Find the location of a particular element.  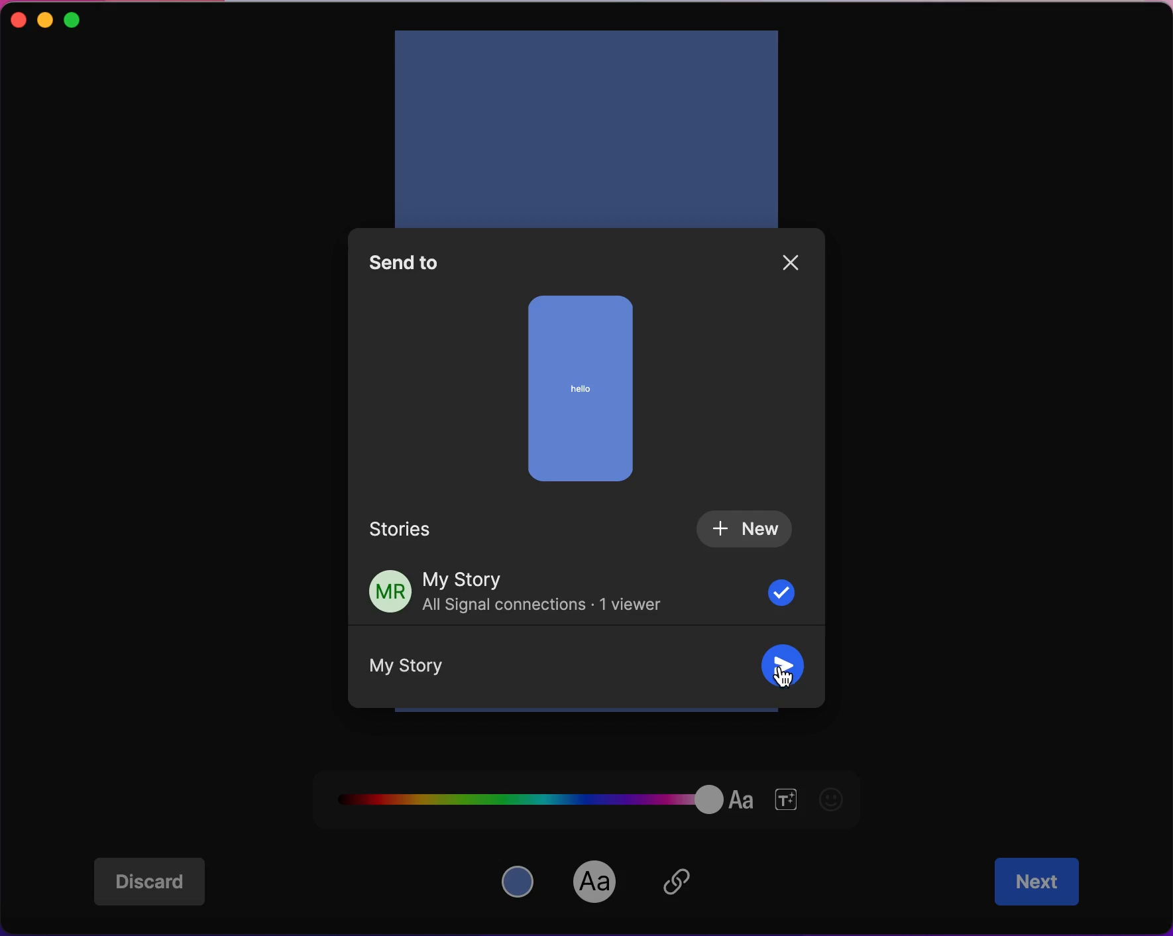

All Signal connections - 1 viewer is located at coordinates (544, 607).